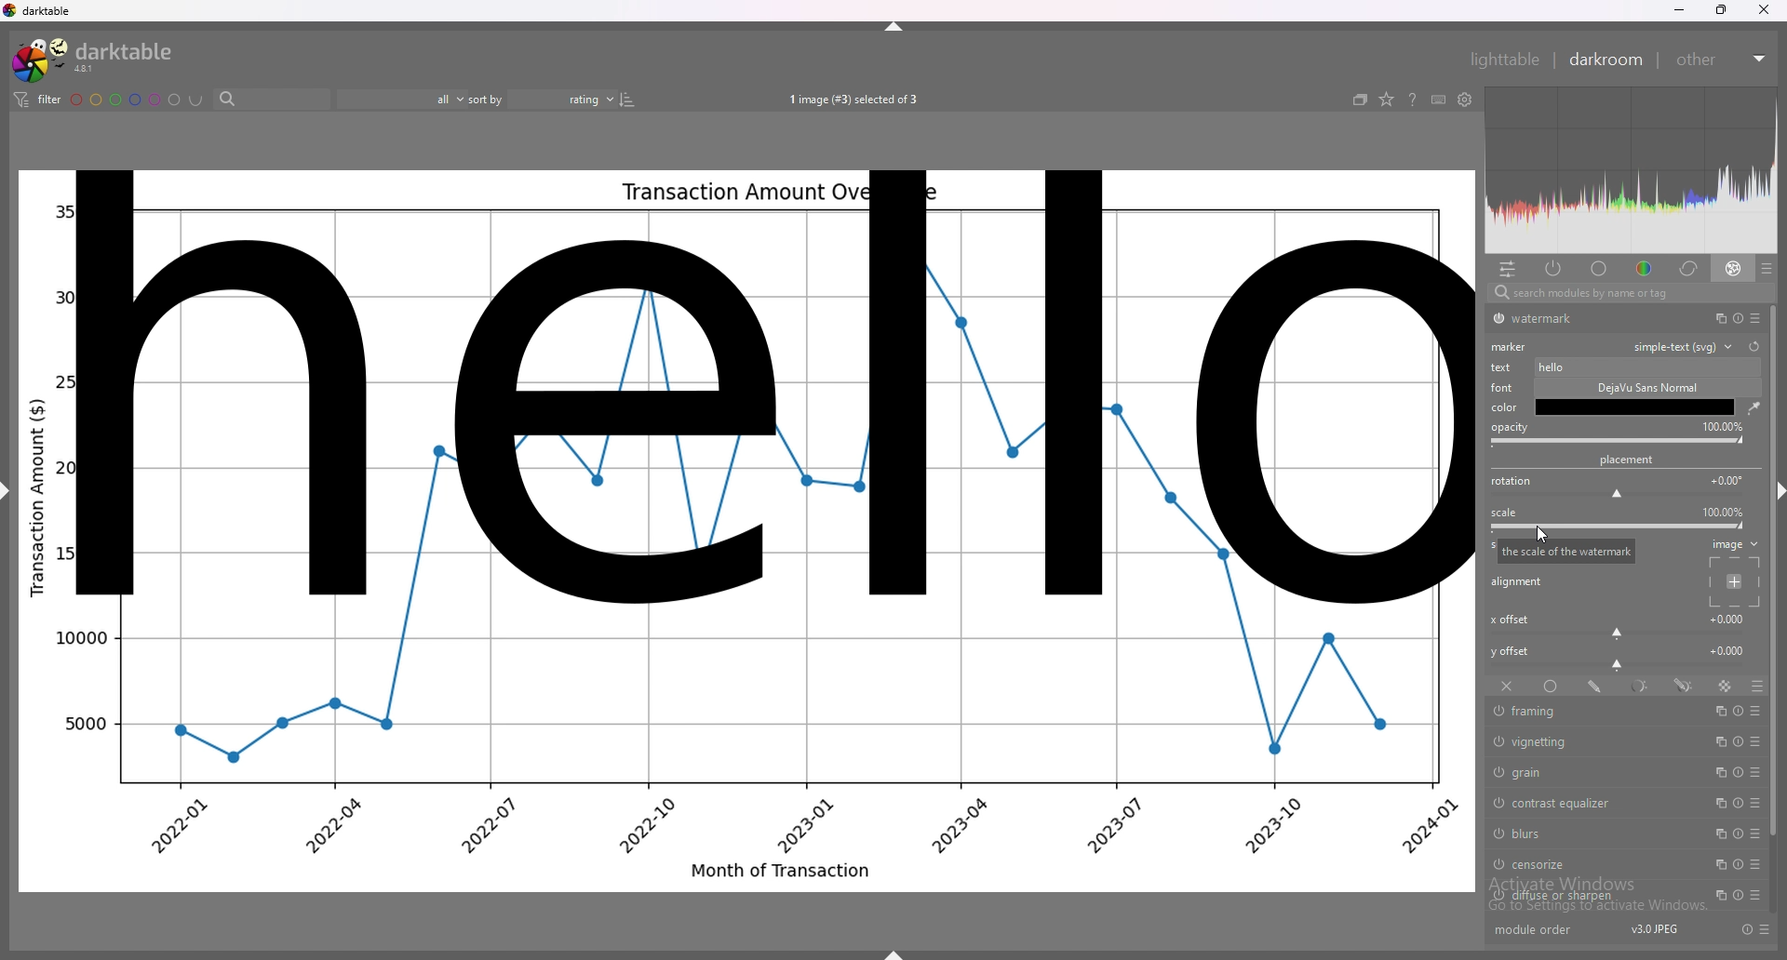 The width and height of the screenshot is (1787, 960). What do you see at coordinates (1714, 318) in the screenshot?
I see `multiple instances action` at bounding box center [1714, 318].